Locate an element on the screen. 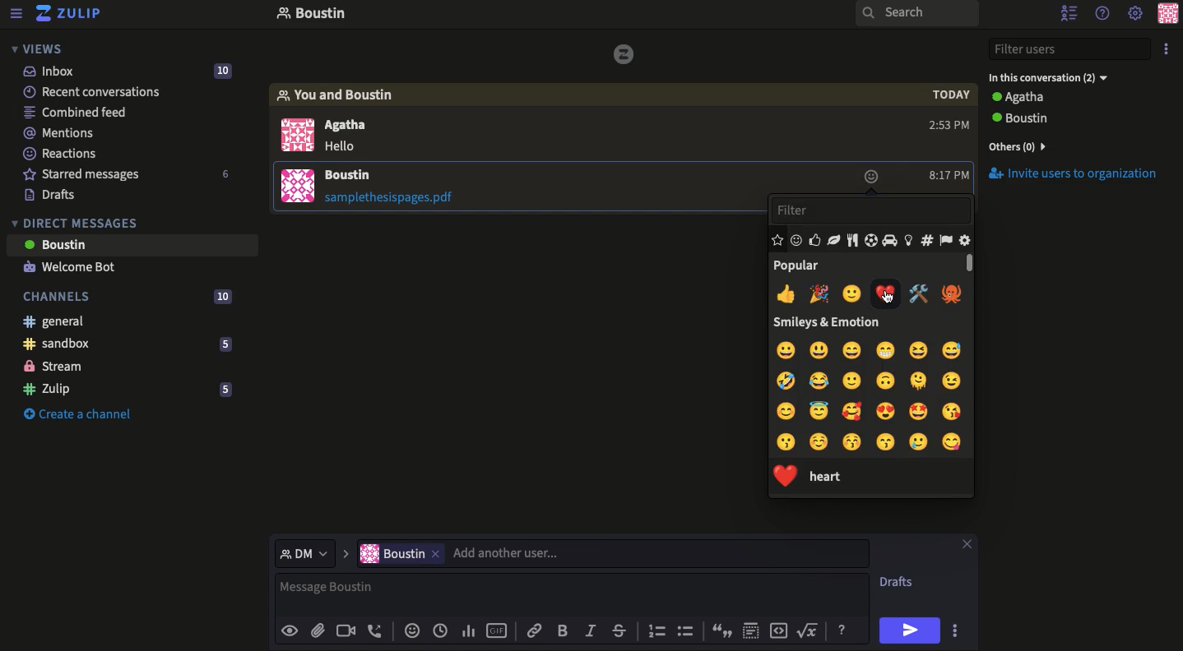 The height and width of the screenshot is (651, 1183). smiley is located at coordinates (819, 351).